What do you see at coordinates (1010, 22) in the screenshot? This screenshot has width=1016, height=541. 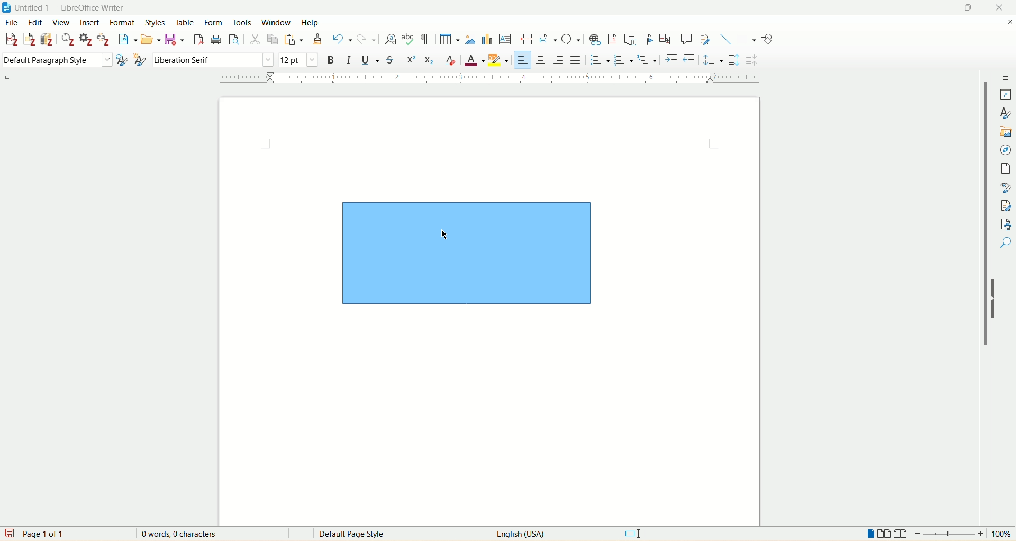 I see `close` at bounding box center [1010, 22].